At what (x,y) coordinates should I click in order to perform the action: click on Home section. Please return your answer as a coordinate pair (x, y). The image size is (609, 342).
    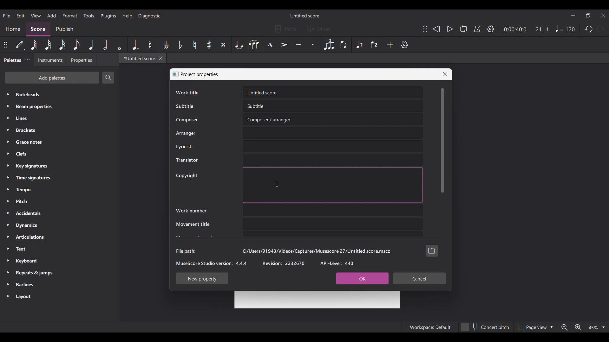
    Looking at the image, I should click on (13, 29).